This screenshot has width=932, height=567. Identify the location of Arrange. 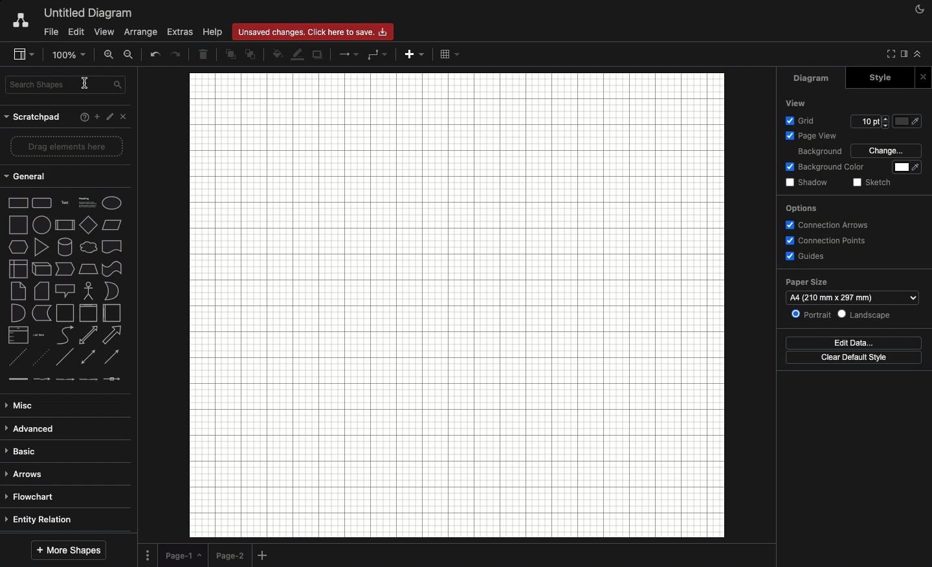
(142, 31).